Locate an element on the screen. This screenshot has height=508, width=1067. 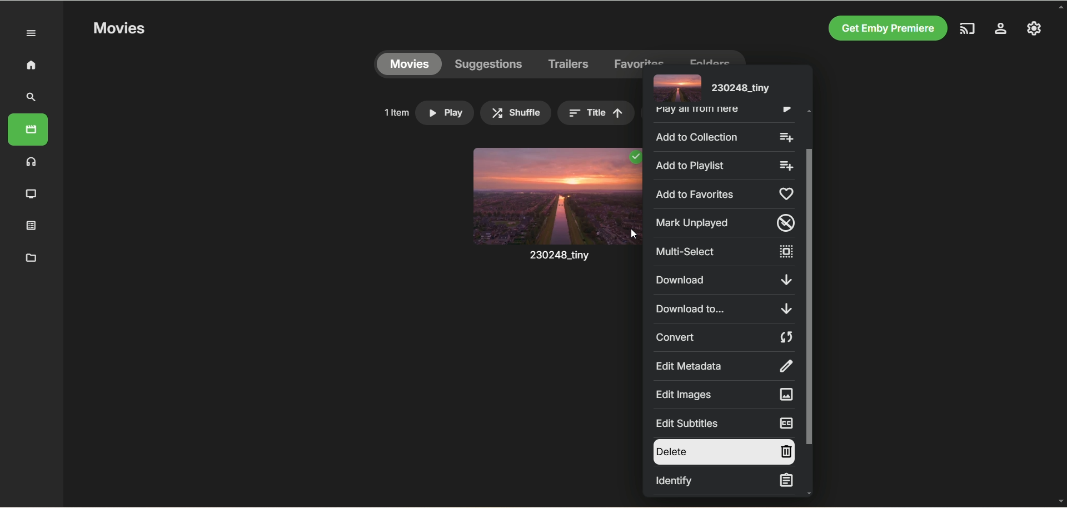
multi-select is located at coordinates (724, 252).